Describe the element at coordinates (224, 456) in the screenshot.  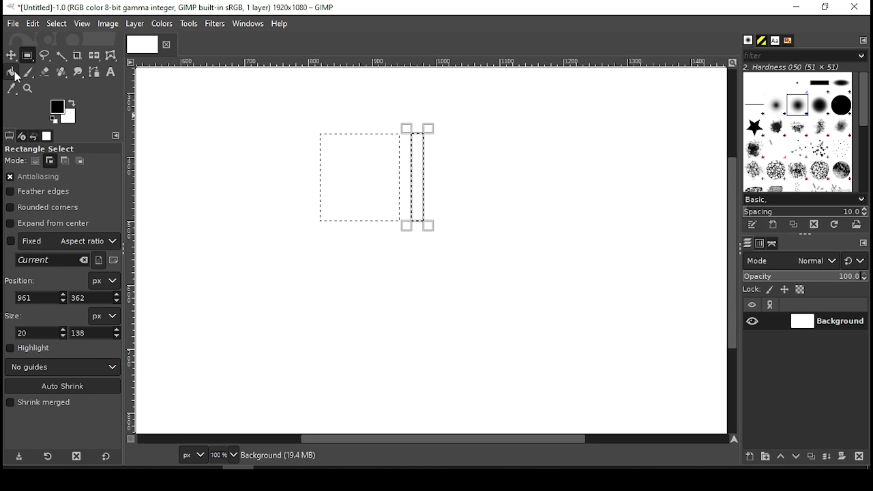
I see `zoom level` at that location.